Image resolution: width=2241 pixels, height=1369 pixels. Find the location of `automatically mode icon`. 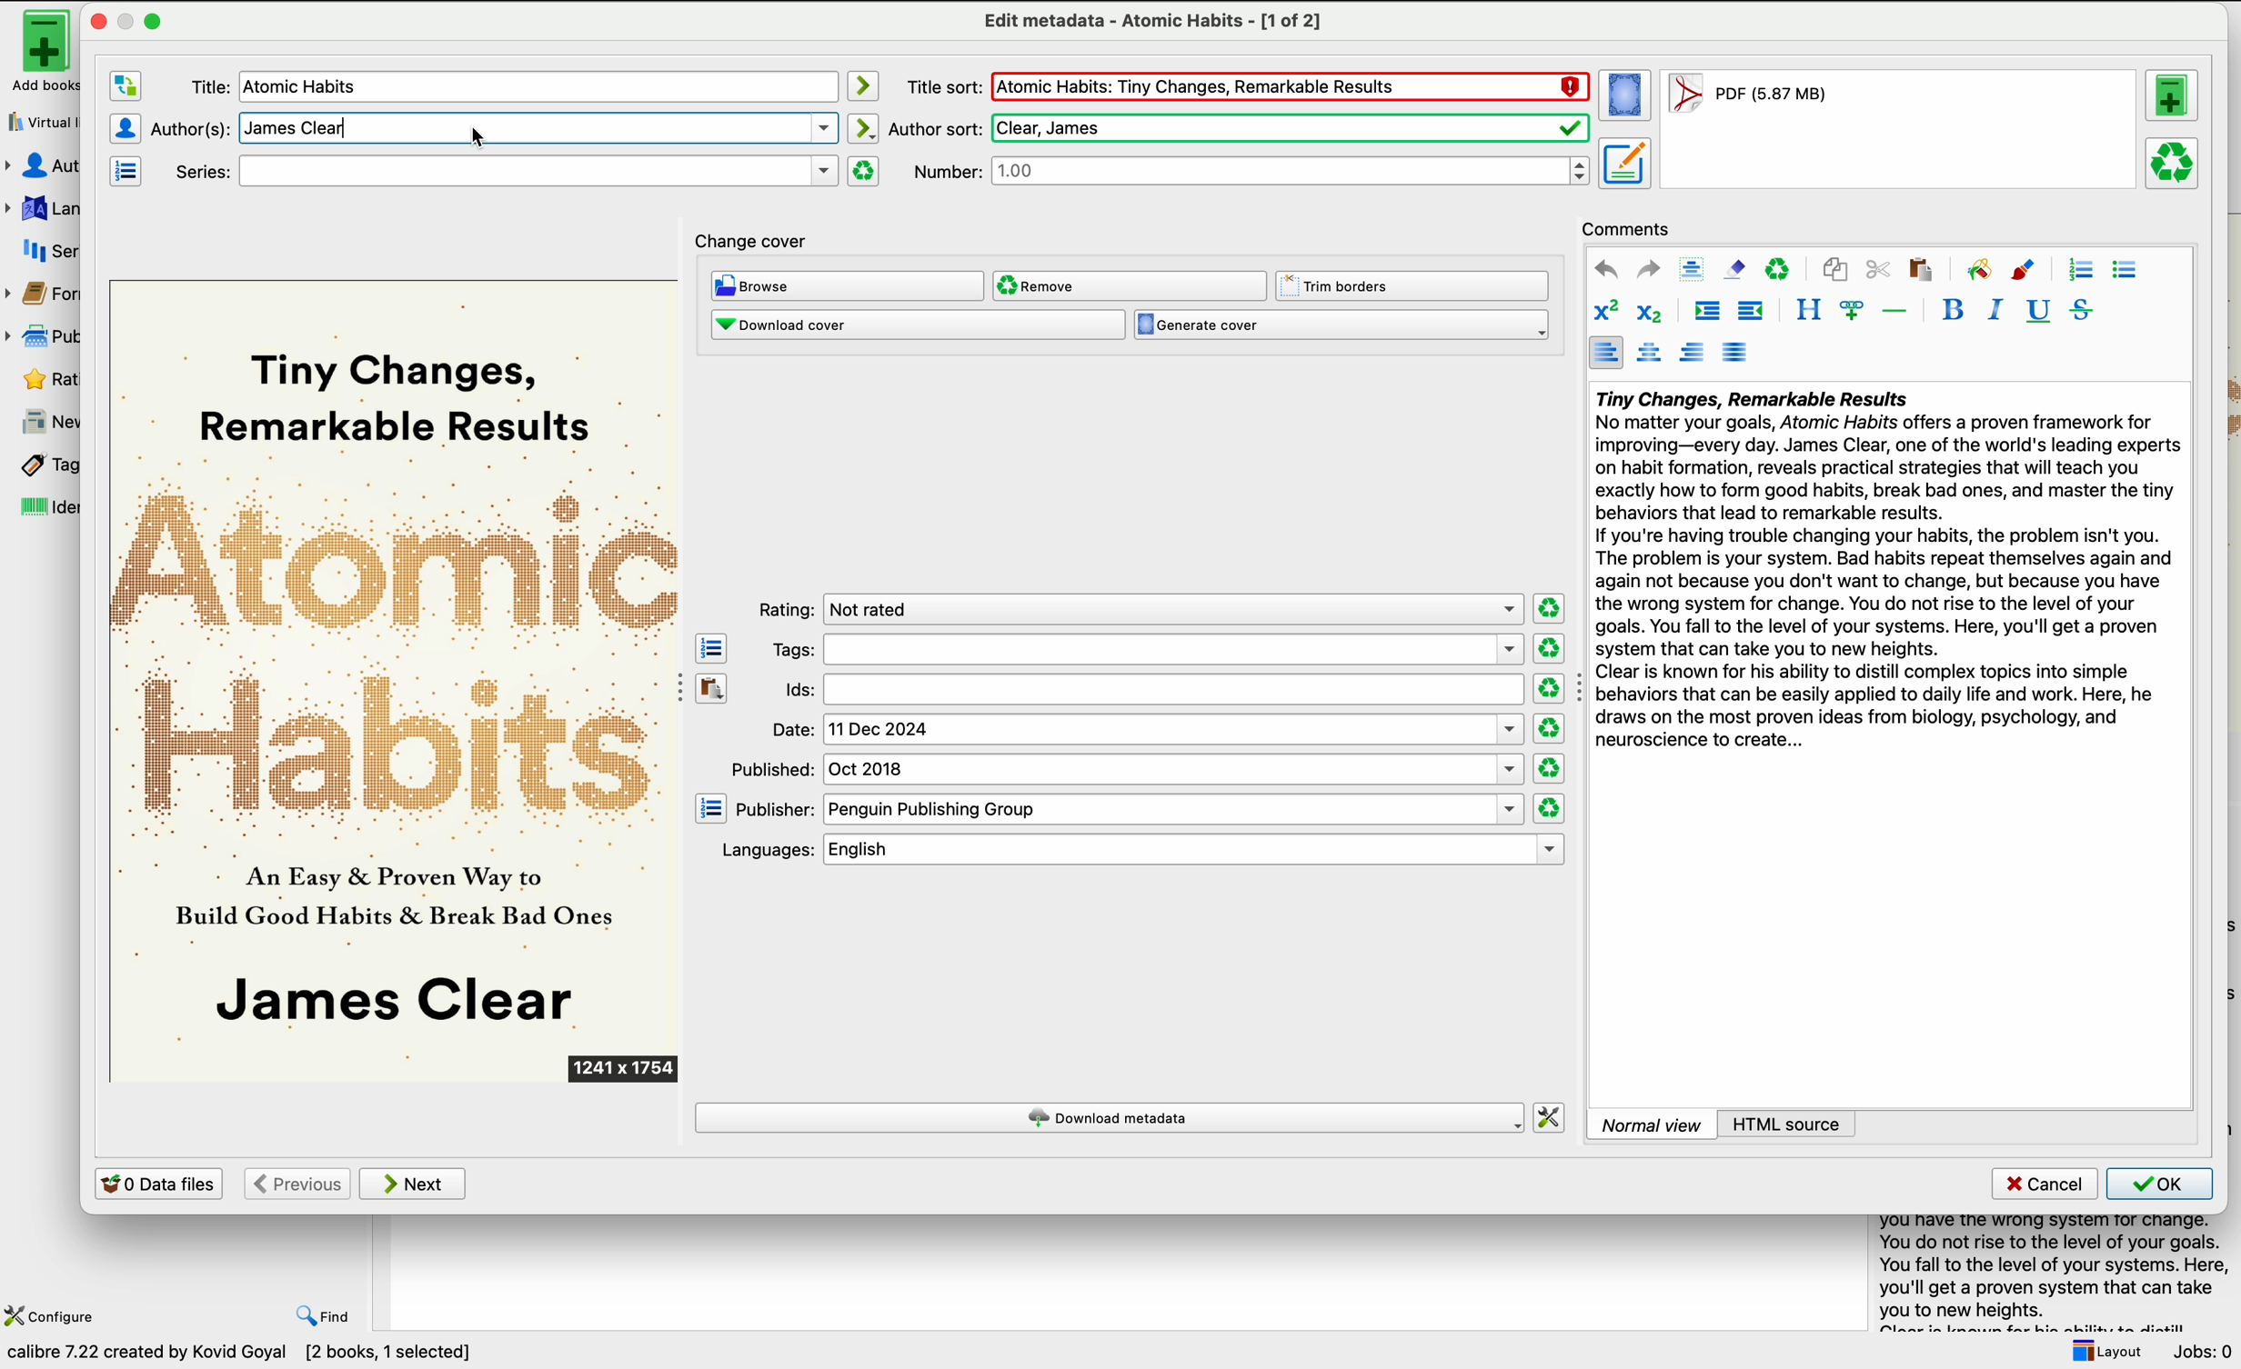

automatically mode icon is located at coordinates (866, 128).